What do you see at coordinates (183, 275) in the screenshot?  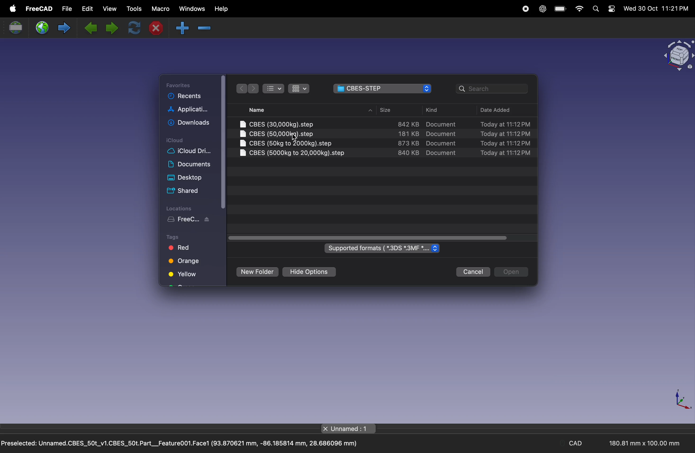 I see `yellow` at bounding box center [183, 275].